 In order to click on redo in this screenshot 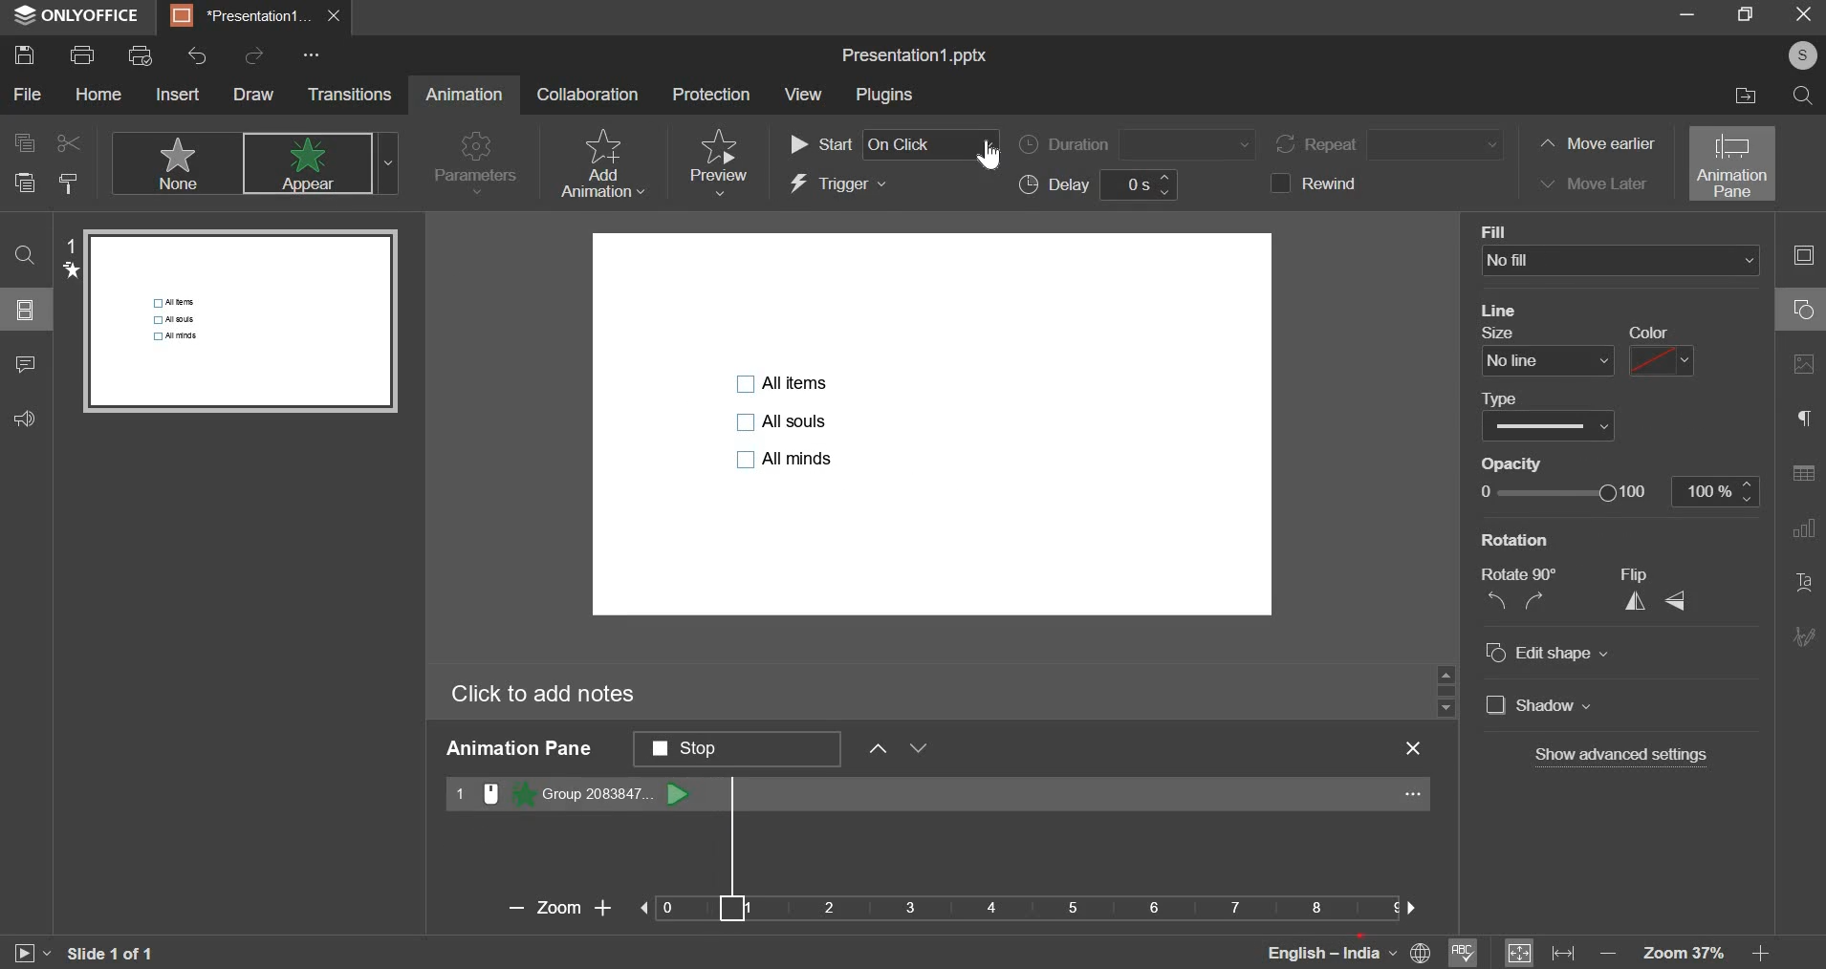, I will do `click(252, 54)`.